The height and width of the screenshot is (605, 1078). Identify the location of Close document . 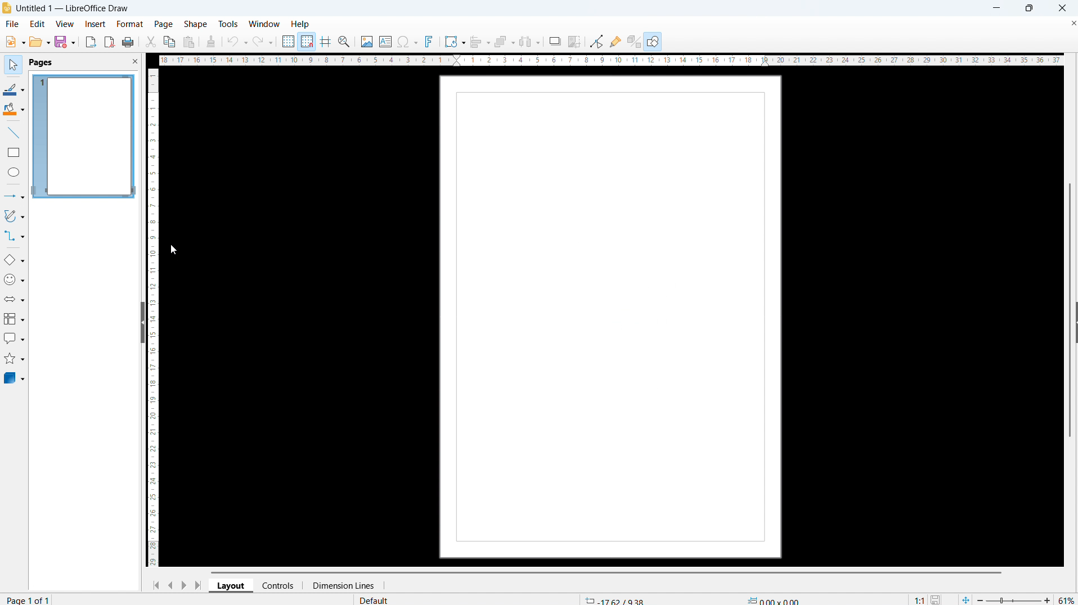
(1071, 22).